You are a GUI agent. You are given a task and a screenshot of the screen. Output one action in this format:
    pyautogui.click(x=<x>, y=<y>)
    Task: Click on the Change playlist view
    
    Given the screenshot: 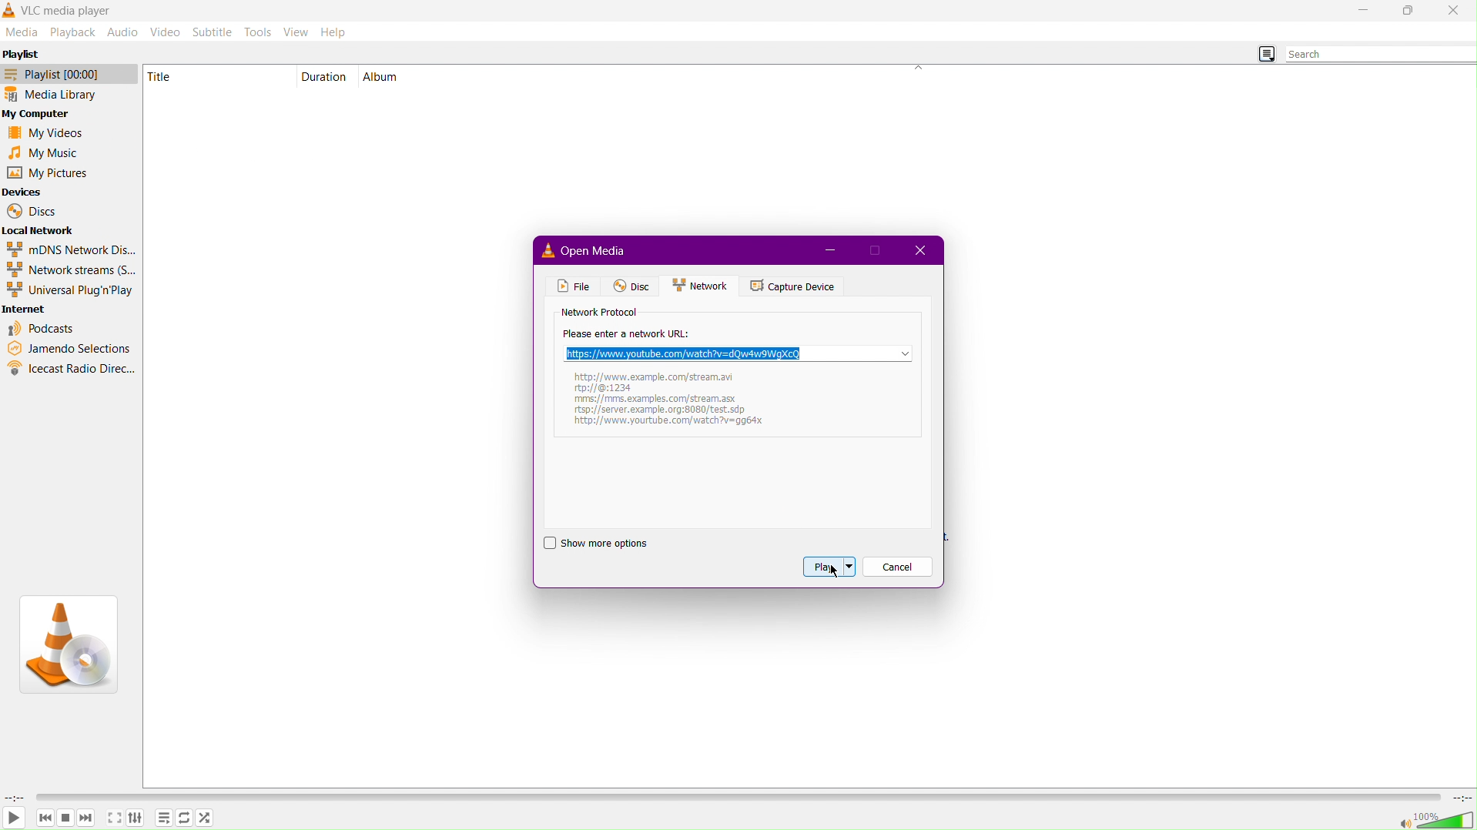 What is the action you would take?
    pyautogui.click(x=1264, y=52)
    